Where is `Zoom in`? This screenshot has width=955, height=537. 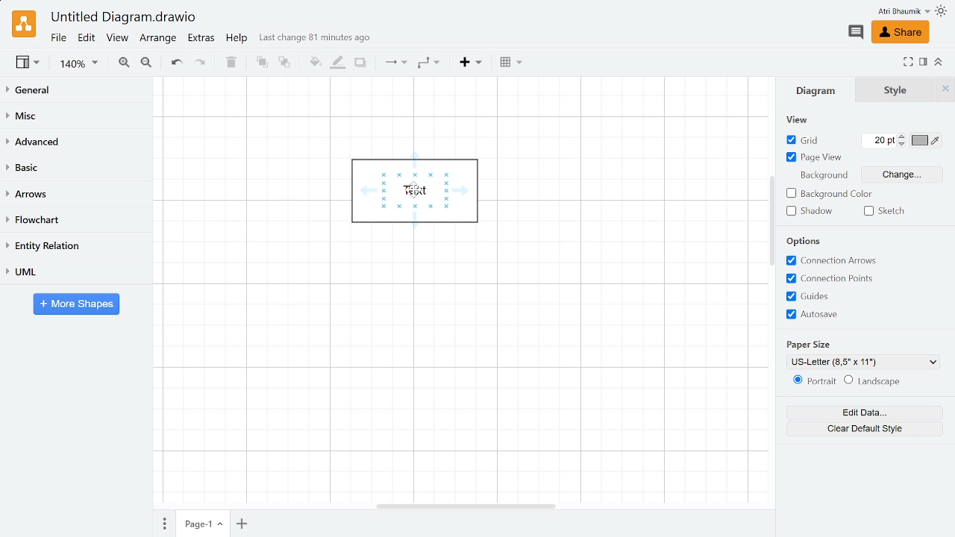 Zoom in is located at coordinates (124, 64).